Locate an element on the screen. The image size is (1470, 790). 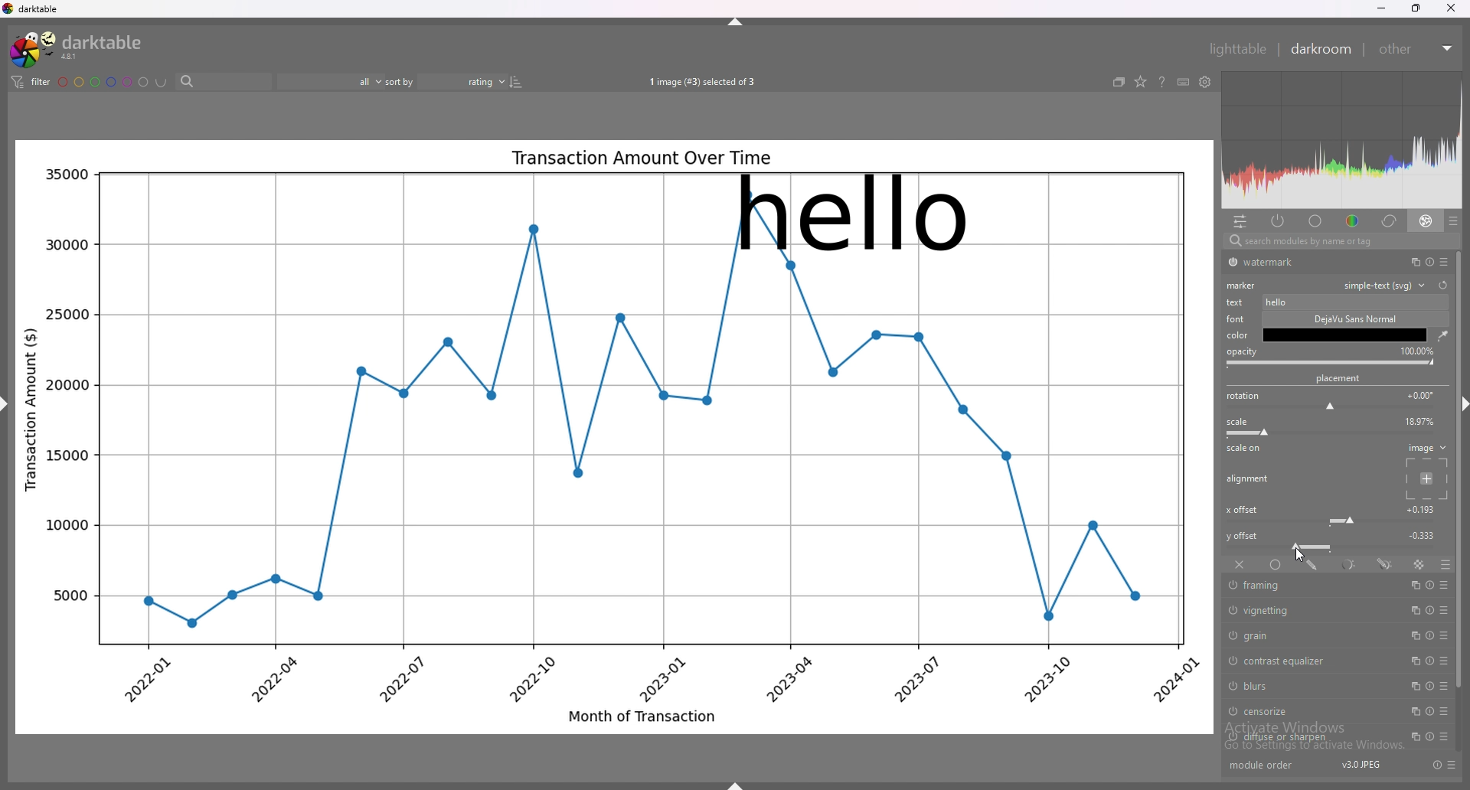
vignetting is located at coordinates (1311, 612).